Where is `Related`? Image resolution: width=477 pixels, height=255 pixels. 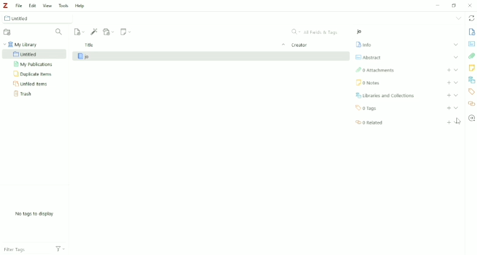 Related is located at coordinates (471, 103).